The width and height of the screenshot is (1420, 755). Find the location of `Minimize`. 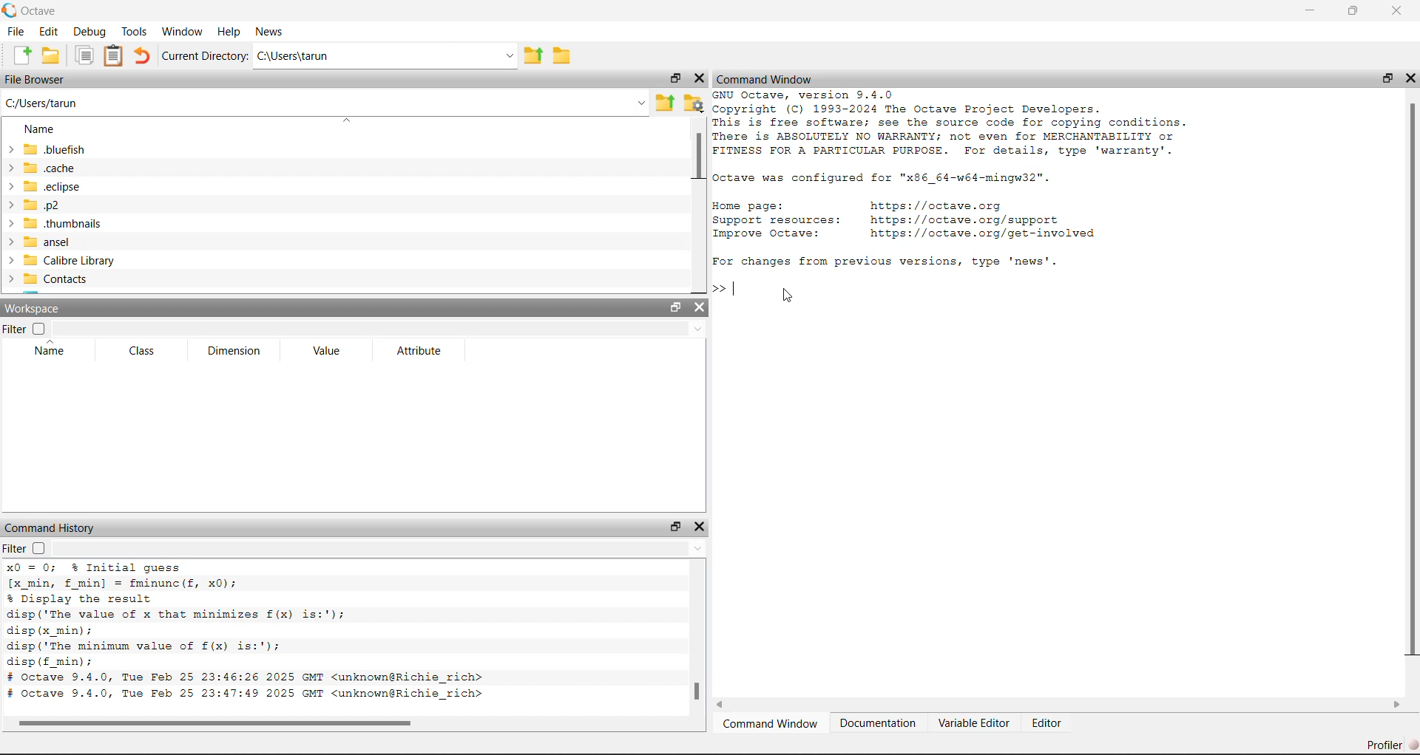

Minimize is located at coordinates (1308, 11).